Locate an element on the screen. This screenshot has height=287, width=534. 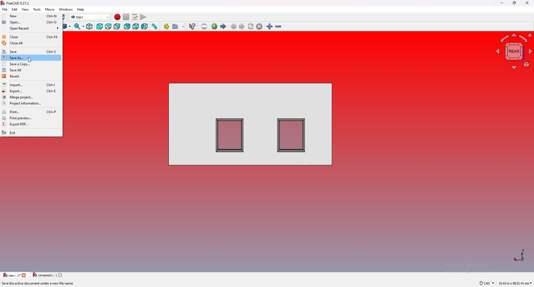
refresh web page is located at coordinates (251, 26).